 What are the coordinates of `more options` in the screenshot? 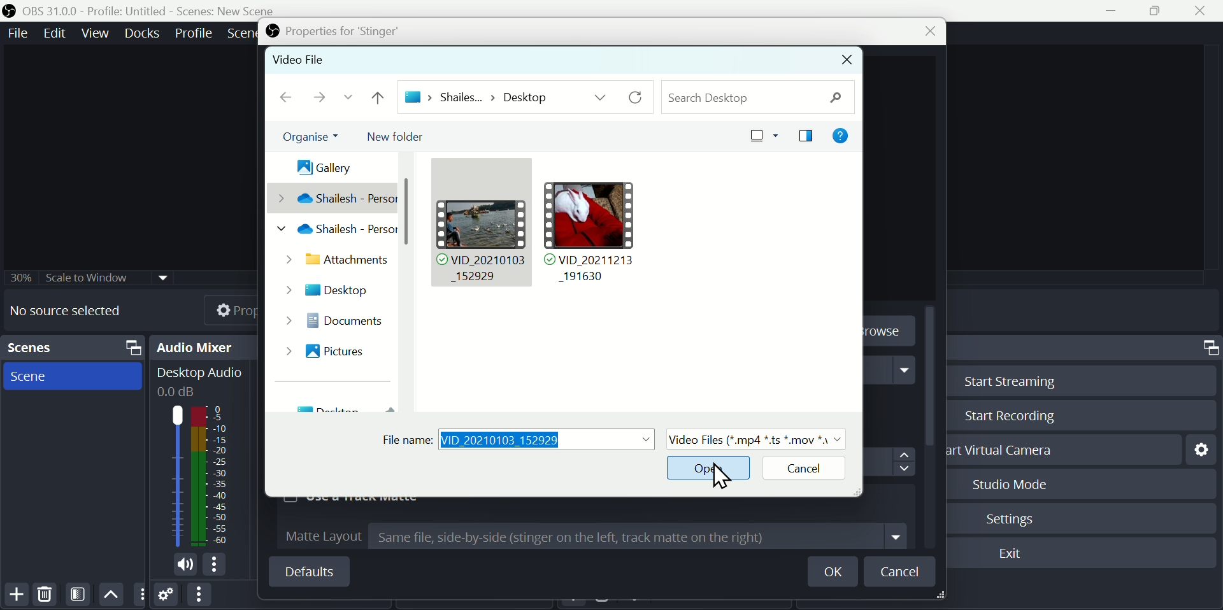 It's located at (217, 565).